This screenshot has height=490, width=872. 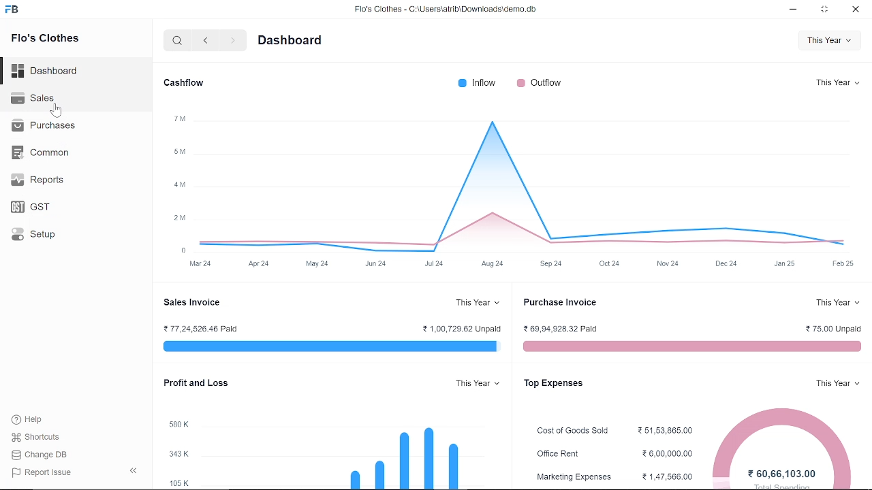 I want to click on 2 69,94,928.32 Paid, so click(x=559, y=329).